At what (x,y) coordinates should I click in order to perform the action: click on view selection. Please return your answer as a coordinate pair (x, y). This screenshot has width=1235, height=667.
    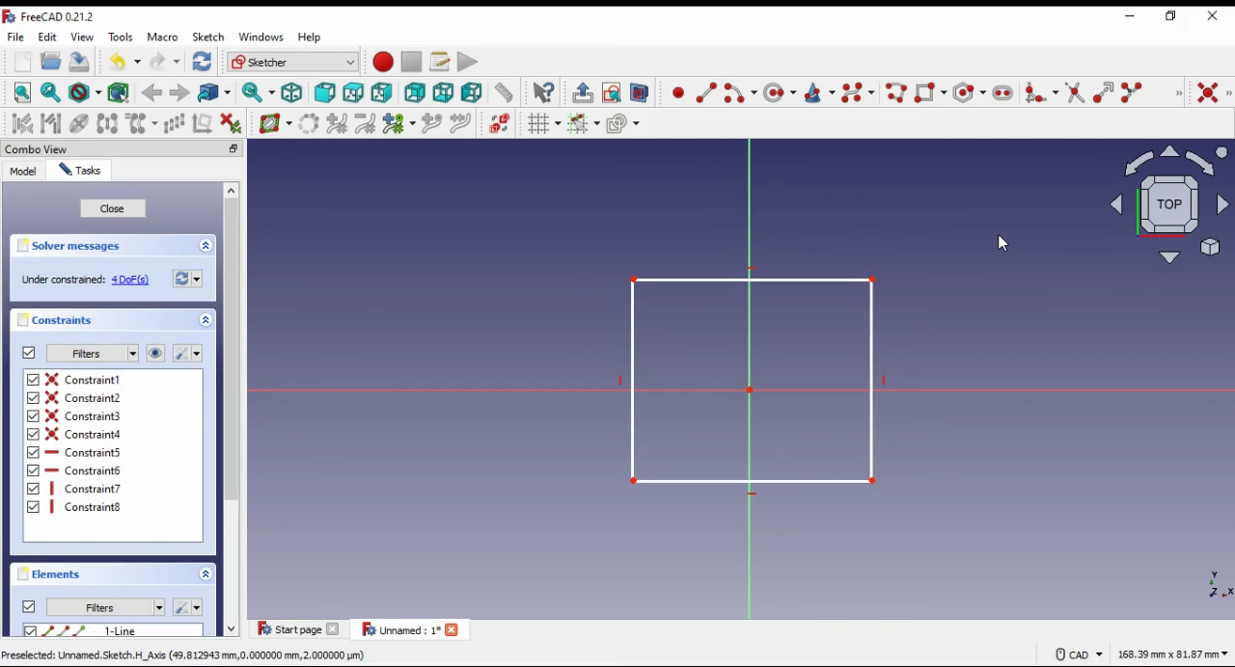
    Looking at the image, I should click on (639, 93).